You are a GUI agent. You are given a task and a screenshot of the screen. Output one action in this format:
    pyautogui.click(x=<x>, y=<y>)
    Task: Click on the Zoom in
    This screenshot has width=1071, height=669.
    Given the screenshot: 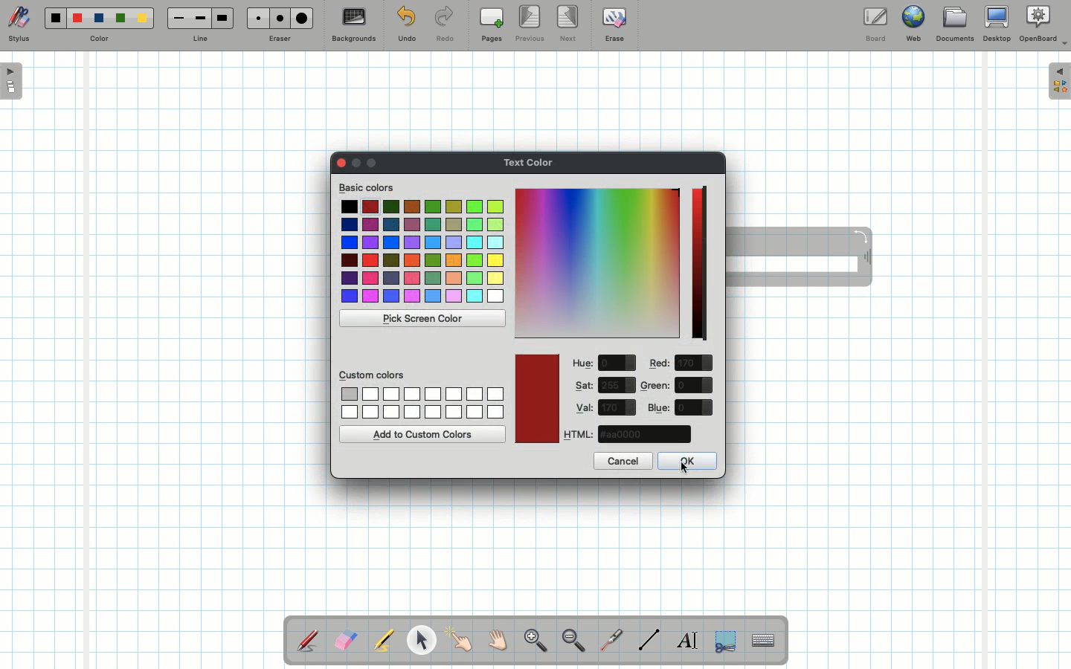 What is the action you would take?
    pyautogui.click(x=532, y=642)
    